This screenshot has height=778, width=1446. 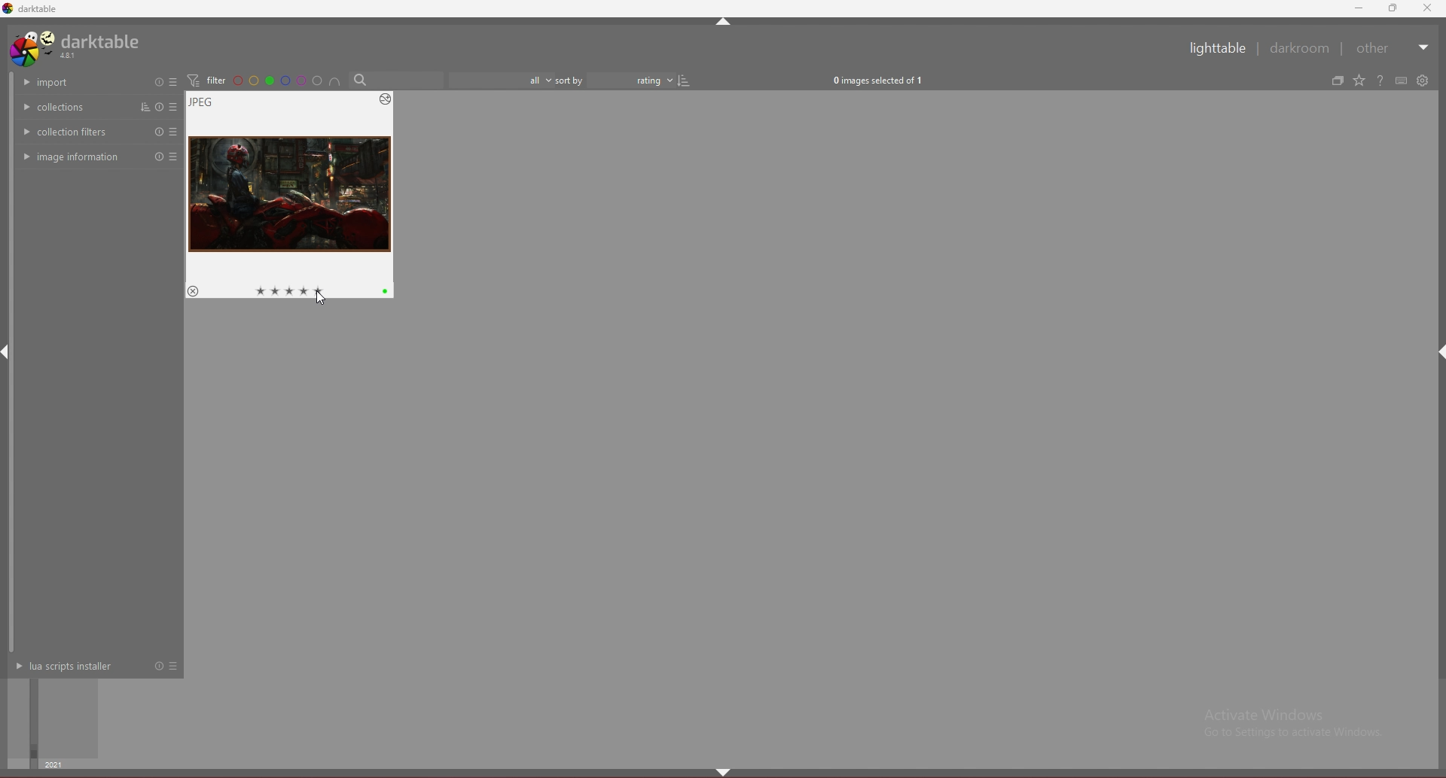 What do you see at coordinates (288, 290) in the screenshot?
I see `star rating` at bounding box center [288, 290].